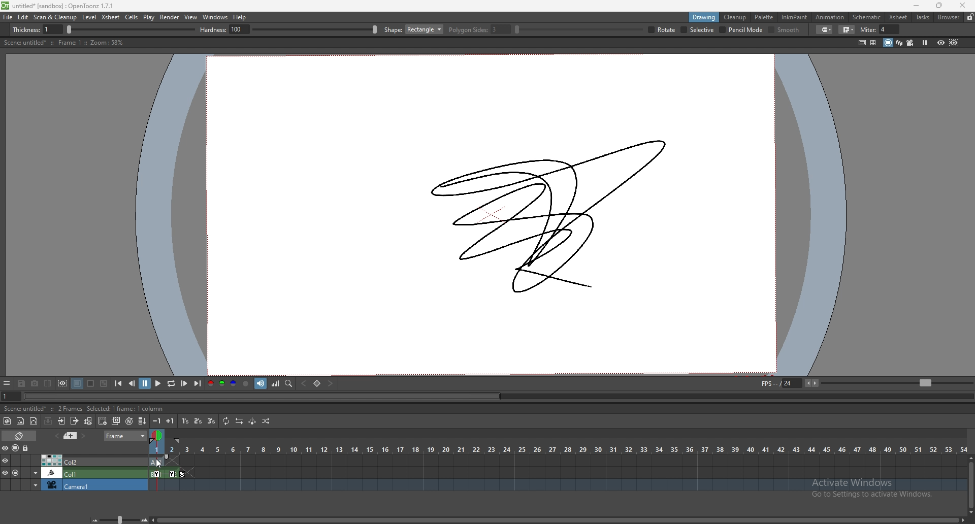 The height and width of the screenshot is (524, 975). I want to click on collapse, so click(48, 420).